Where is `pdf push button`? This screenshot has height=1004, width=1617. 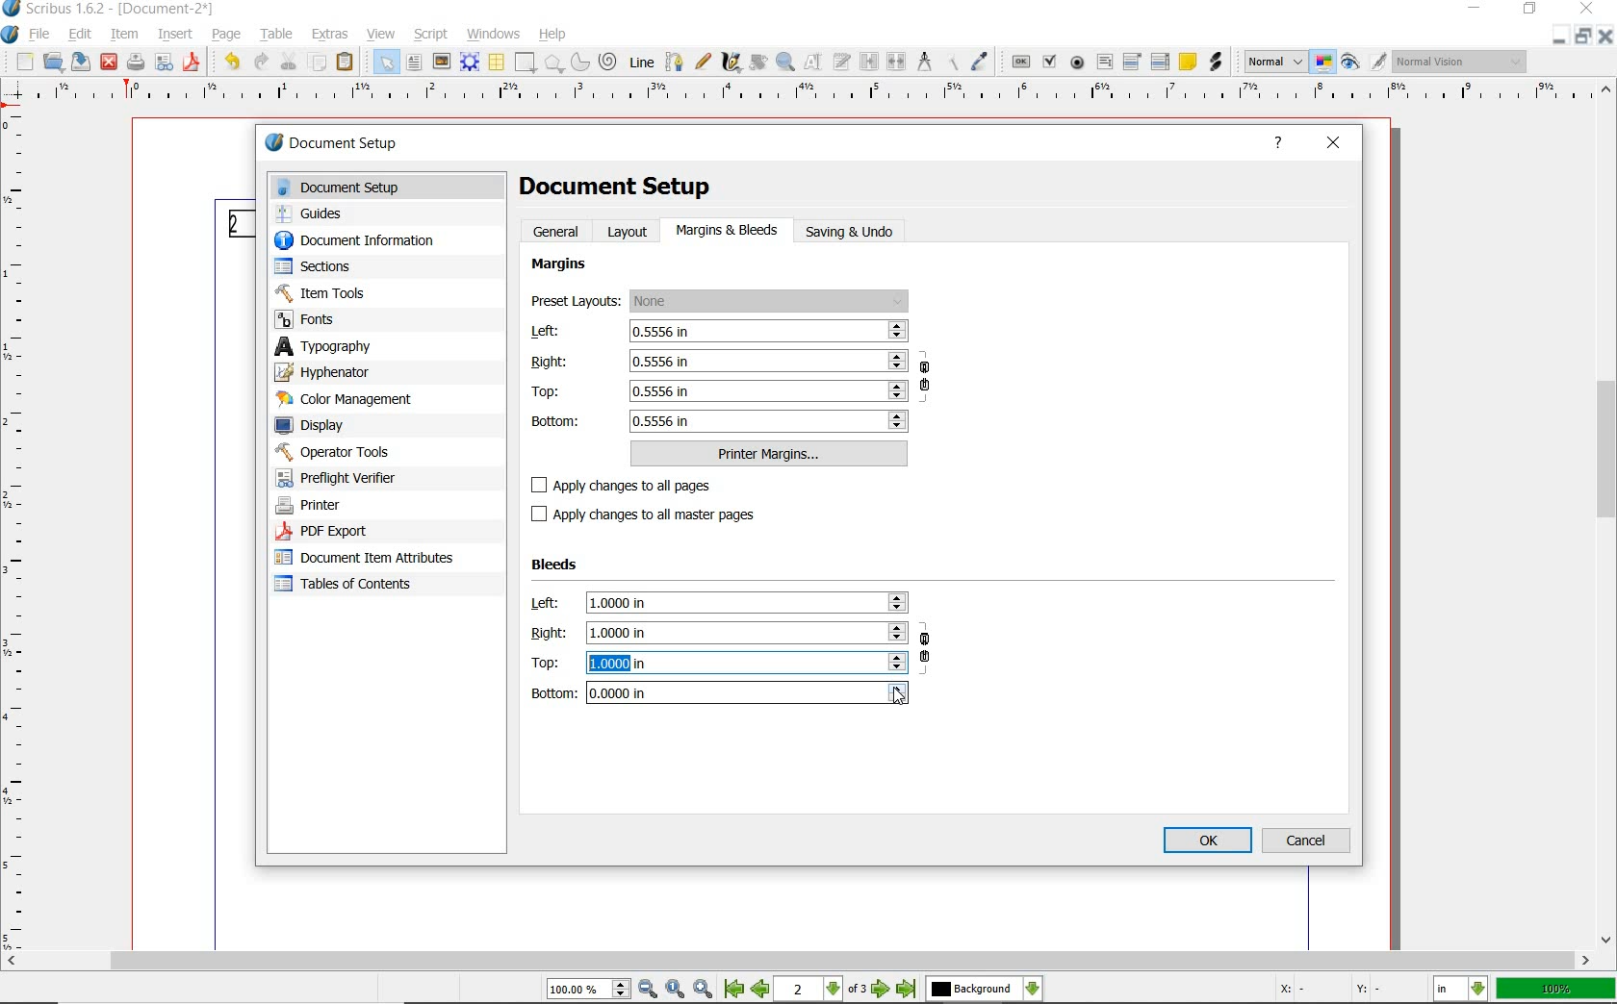
pdf push button is located at coordinates (1022, 63).